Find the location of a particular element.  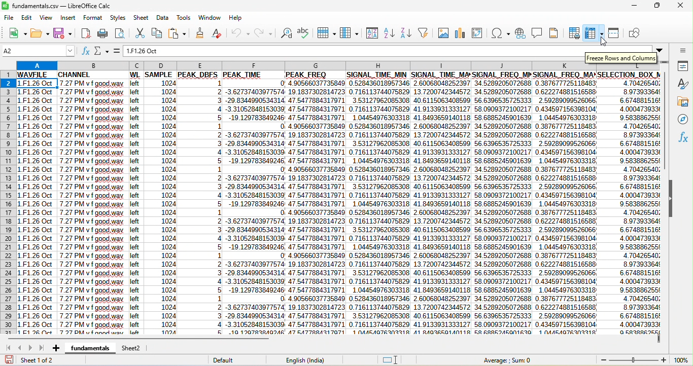

pivot table is located at coordinates (477, 33).